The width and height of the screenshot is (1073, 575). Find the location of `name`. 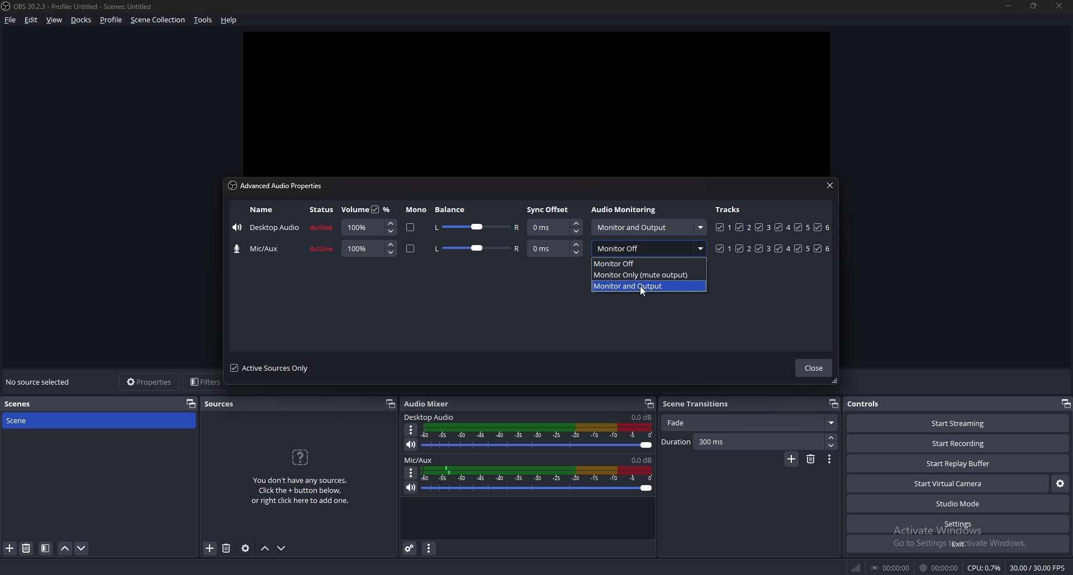

name is located at coordinates (267, 227).